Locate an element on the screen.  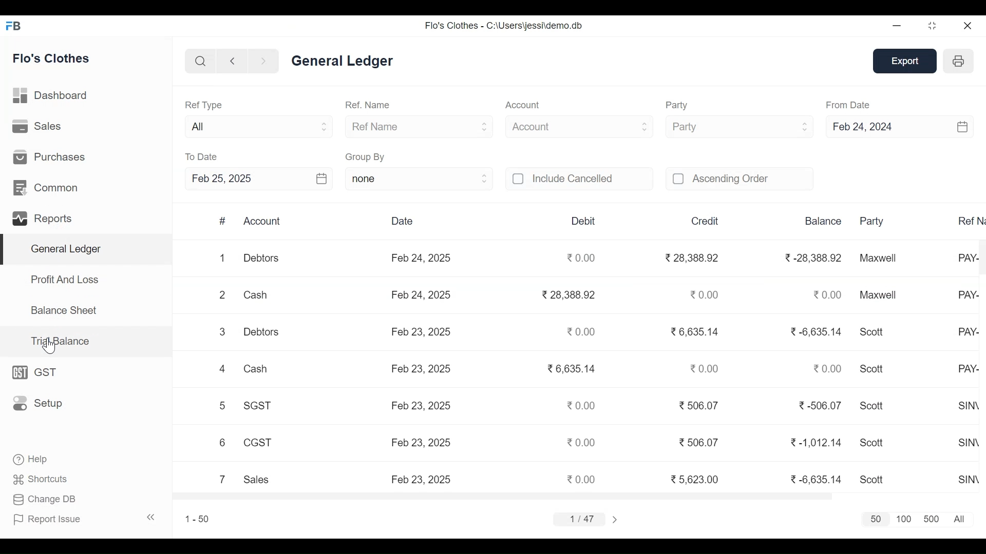
Feb 23, 2025 is located at coordinates (423, 369).